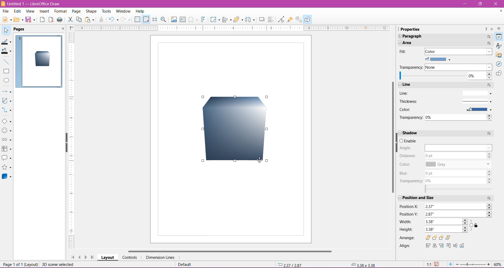  I want to click on Specify the transparency of the line, so click(459, 117).